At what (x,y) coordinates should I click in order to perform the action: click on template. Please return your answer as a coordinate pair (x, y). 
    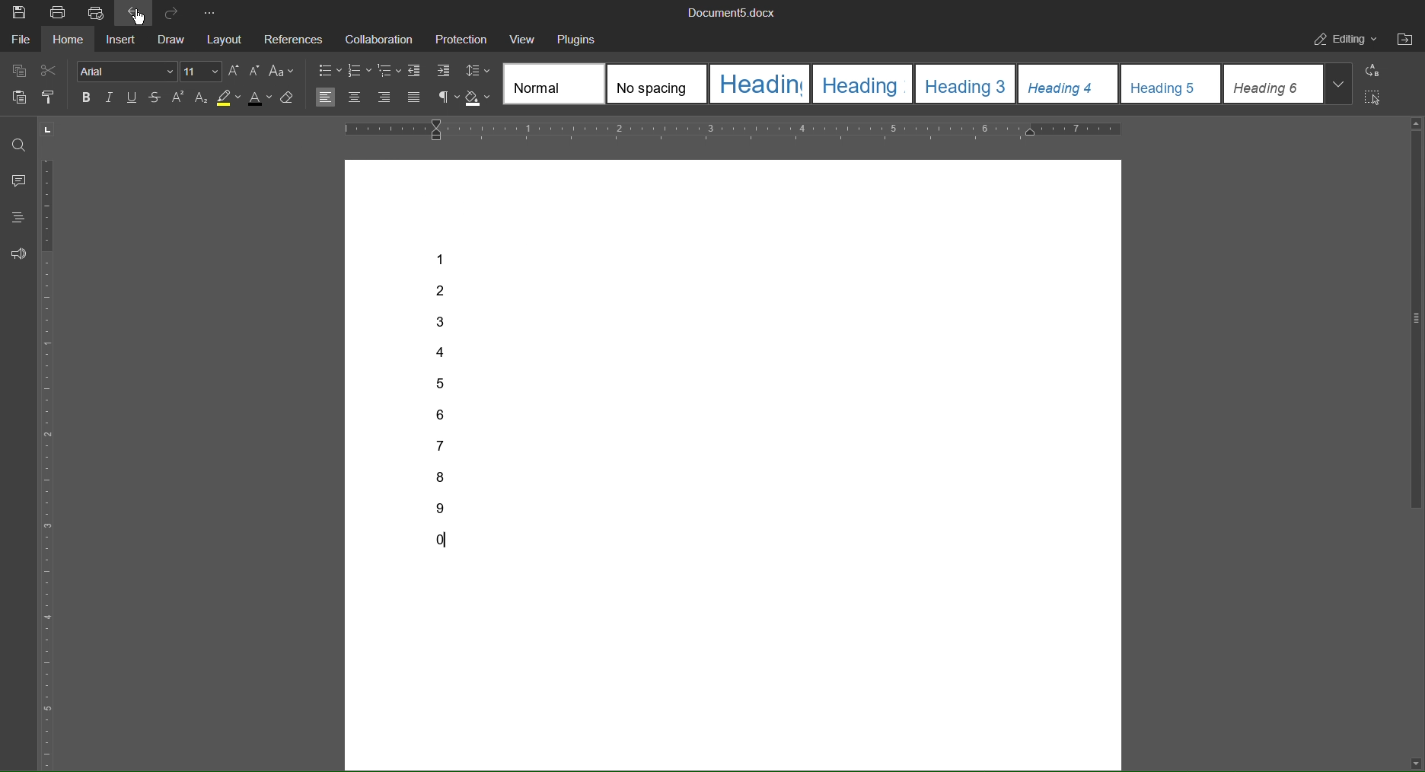
    Looking at the image, I should click on (965, 84).